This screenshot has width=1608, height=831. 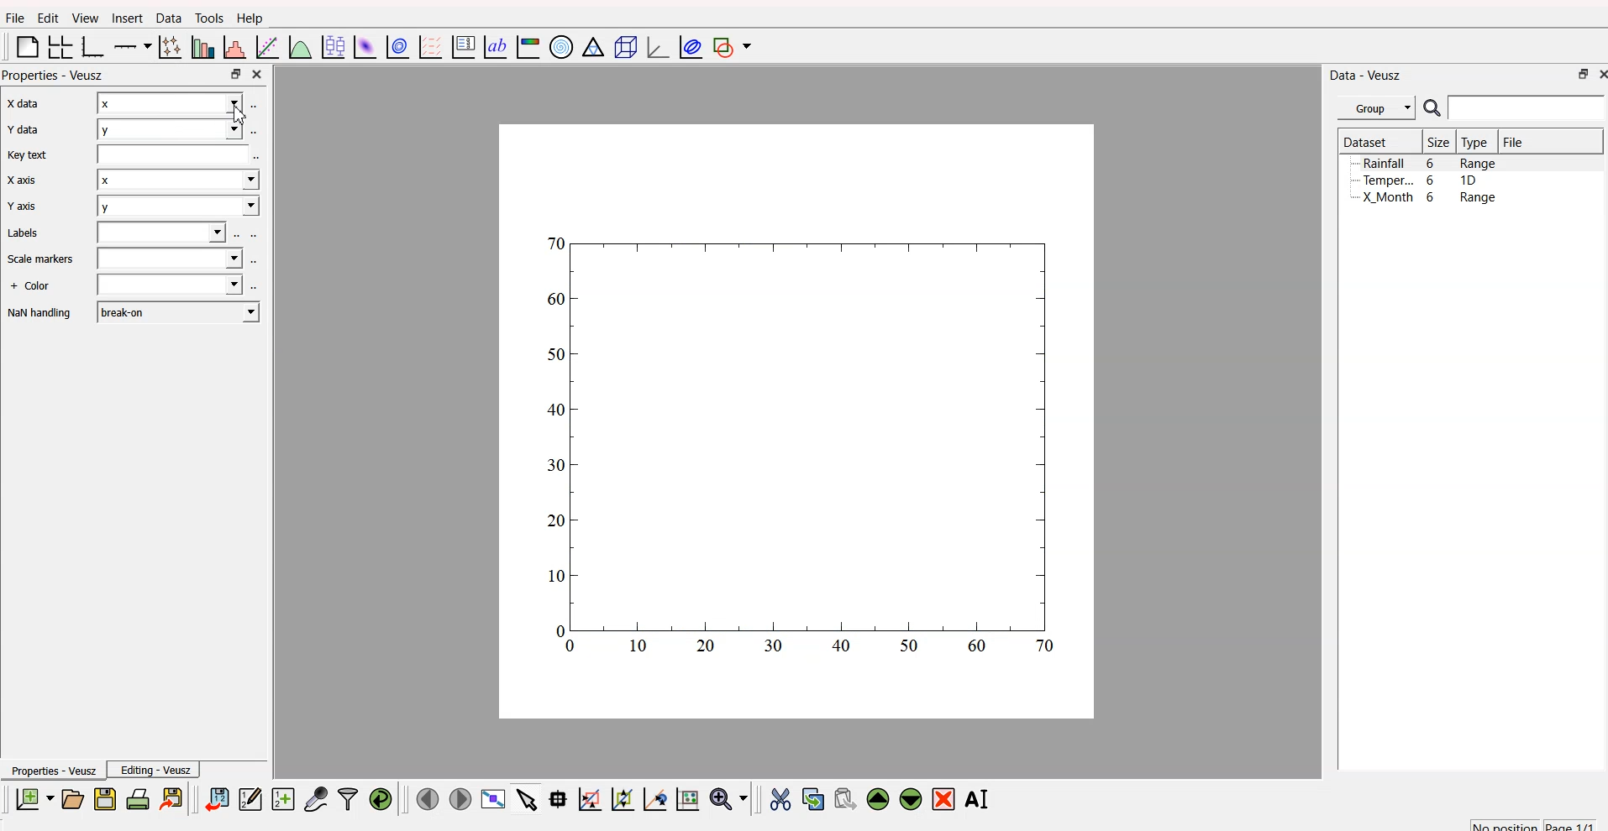 What do you see at coordinates (172, 129) in the screenshot?
I see `y` at bounding box center [172, 129].